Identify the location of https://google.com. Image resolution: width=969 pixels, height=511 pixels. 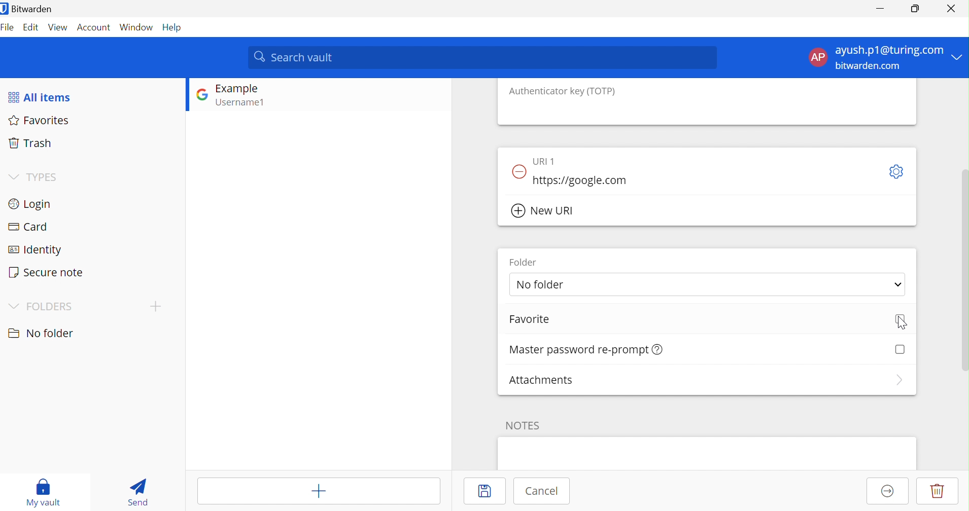
(584, 180).